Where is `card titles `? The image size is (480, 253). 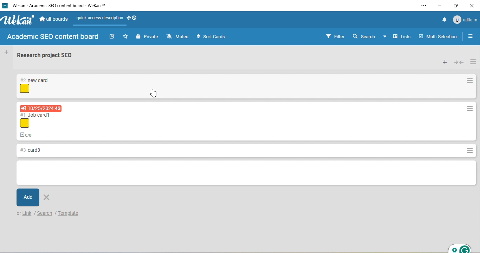 card titles  is located at coordinates (35, 80).